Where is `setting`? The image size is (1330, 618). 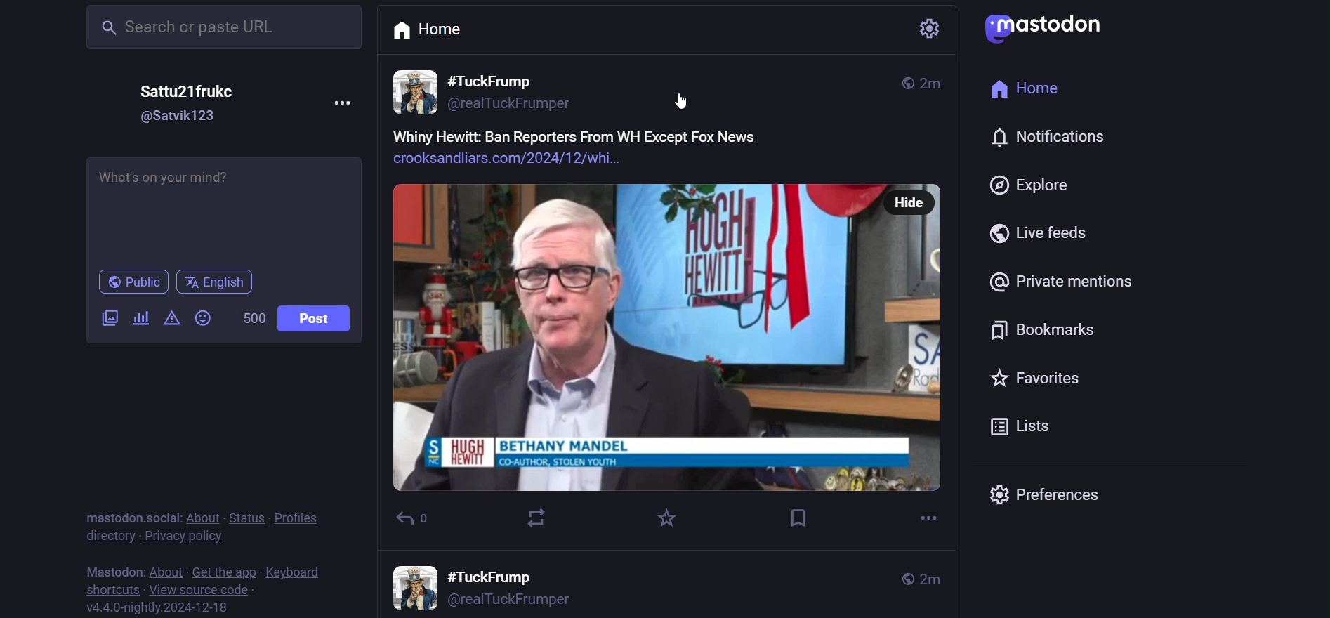 setting is located at coordinates (929, 28).